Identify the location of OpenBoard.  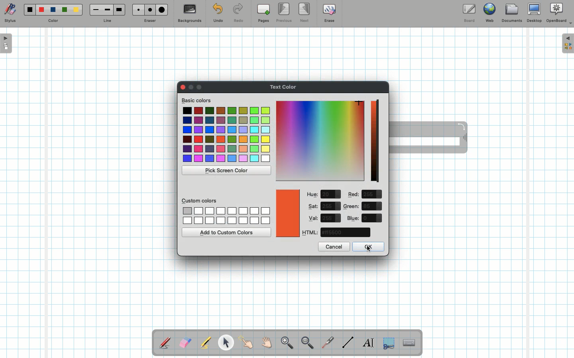
(559, 13).